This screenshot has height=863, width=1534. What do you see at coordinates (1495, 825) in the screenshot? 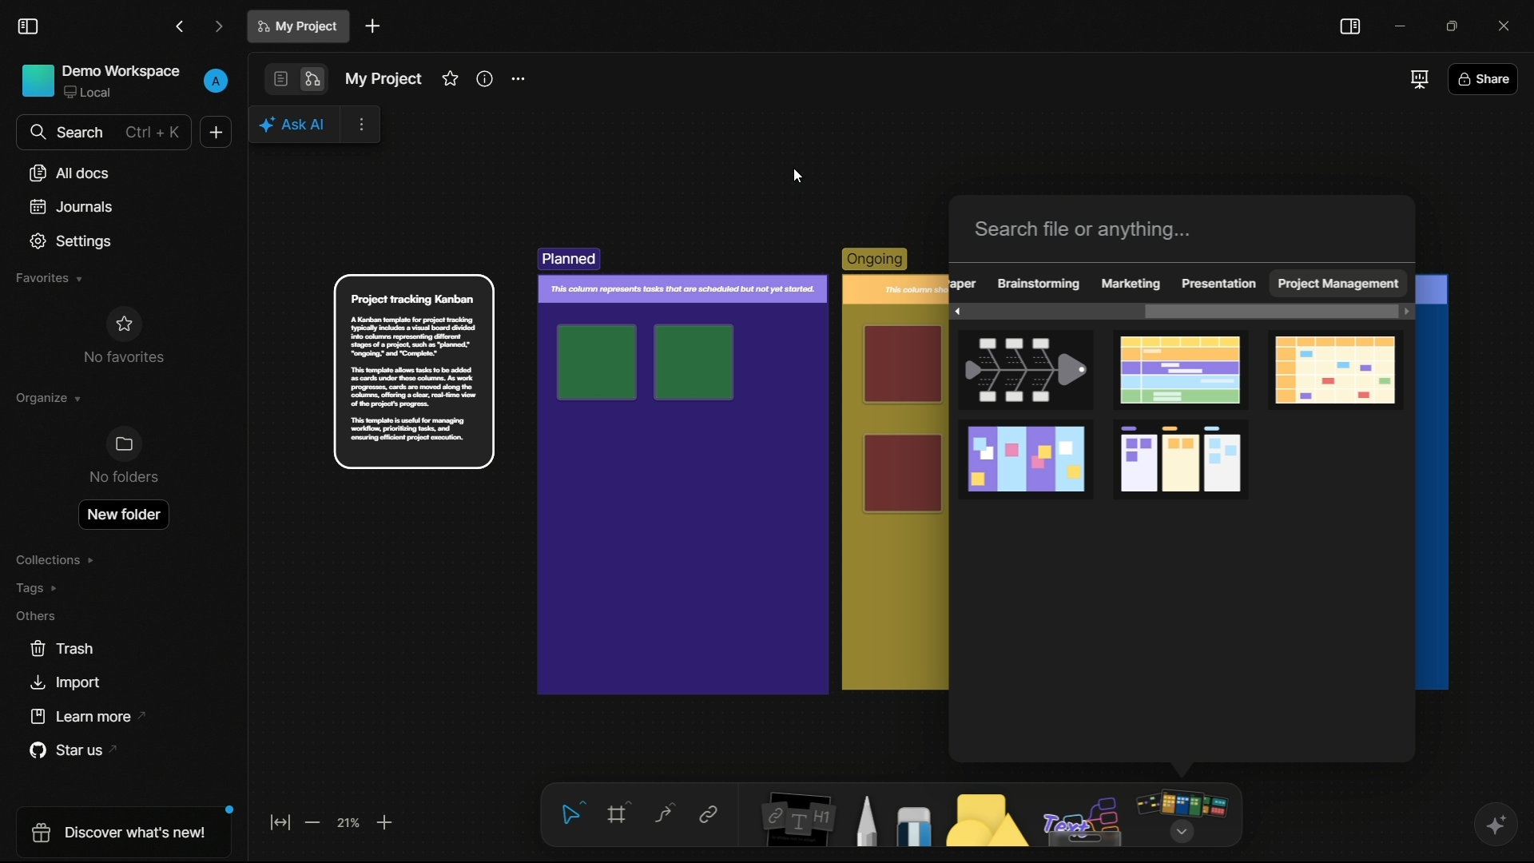
I see `ai assistant` at bounding box center [1495, 825].